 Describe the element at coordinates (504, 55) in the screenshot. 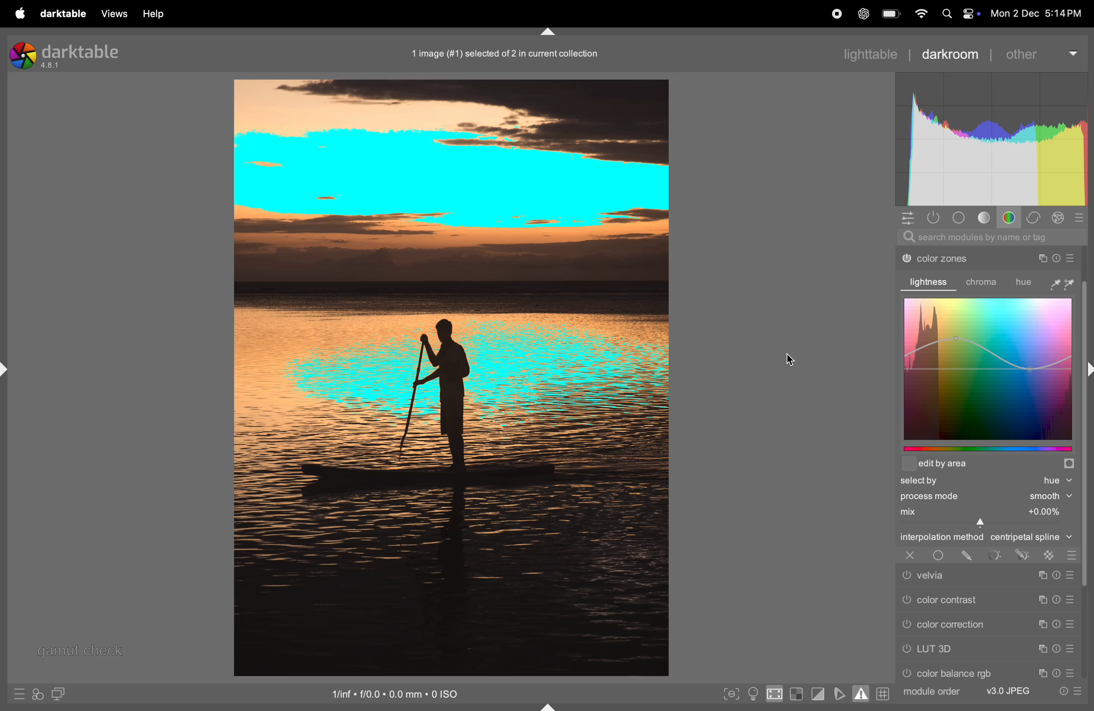

I see `1 image (#1) selected of 2 in current collection` at that location.